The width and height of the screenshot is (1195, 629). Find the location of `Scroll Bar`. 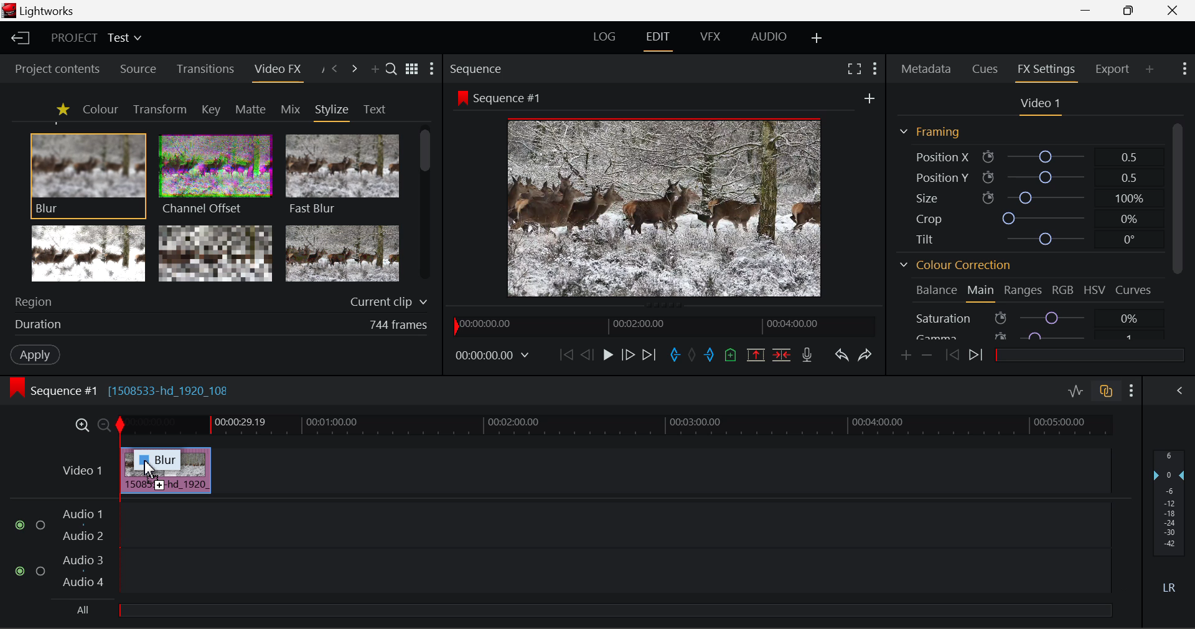

Scroll Bar is located at coordinates (1176, 197).